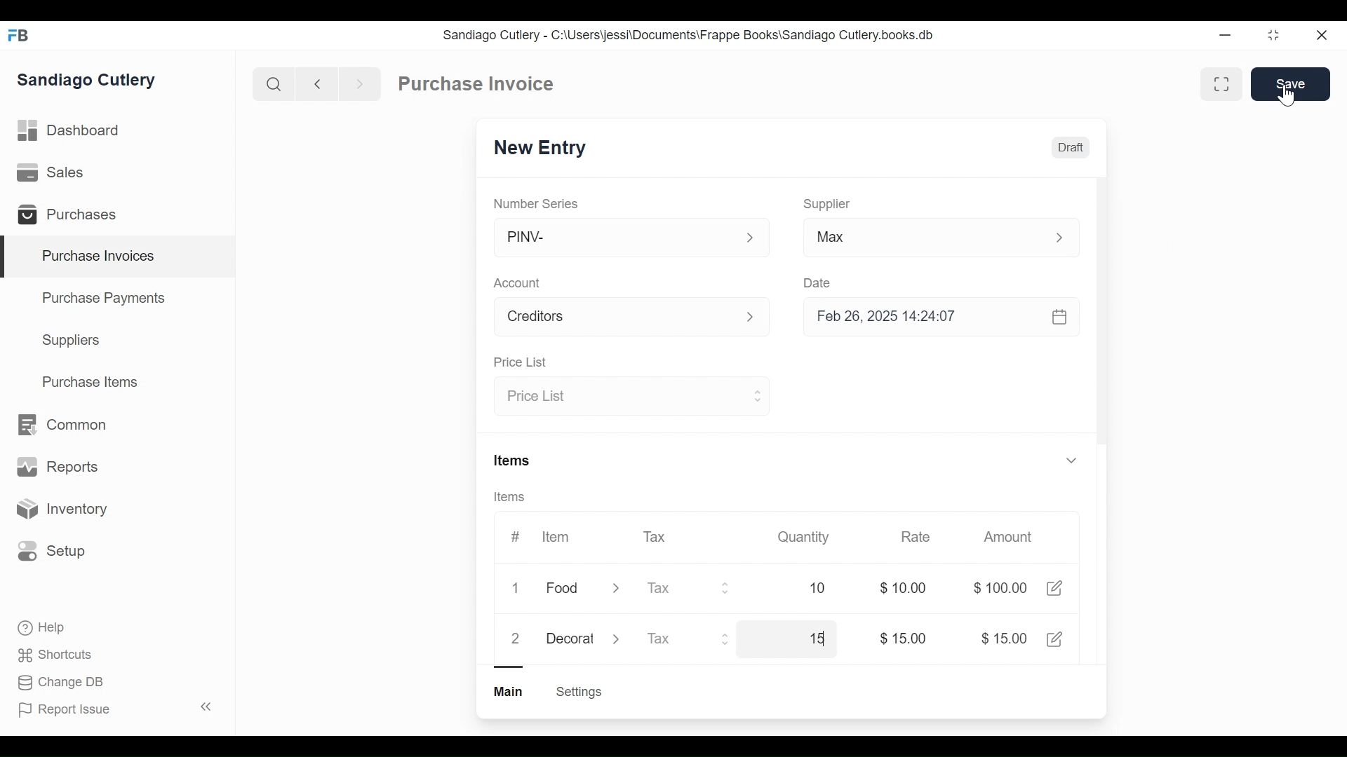 The image size is (1347, 757). I want to click on Vertical Scroll bar, so click(1101, 331).